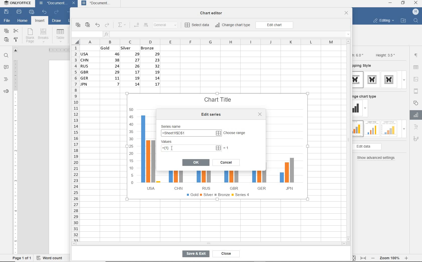  What do you see at coordinates (172, 142) in the screenshot?
I see `values` at bounding box center [172, 142].